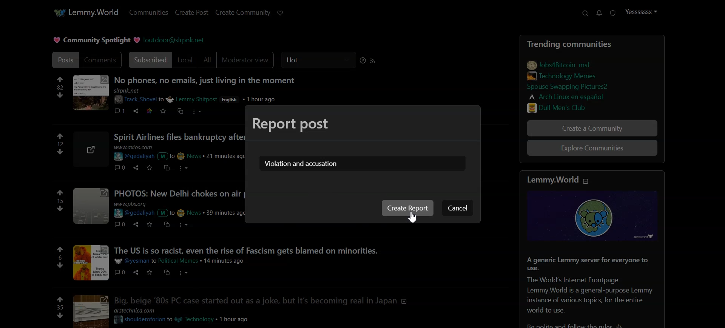 Image resolution: width=725 pixels, height=328 pixels. Describe the element at coordinates (91, 263) in the screenshot. I see `post picture` at that location.